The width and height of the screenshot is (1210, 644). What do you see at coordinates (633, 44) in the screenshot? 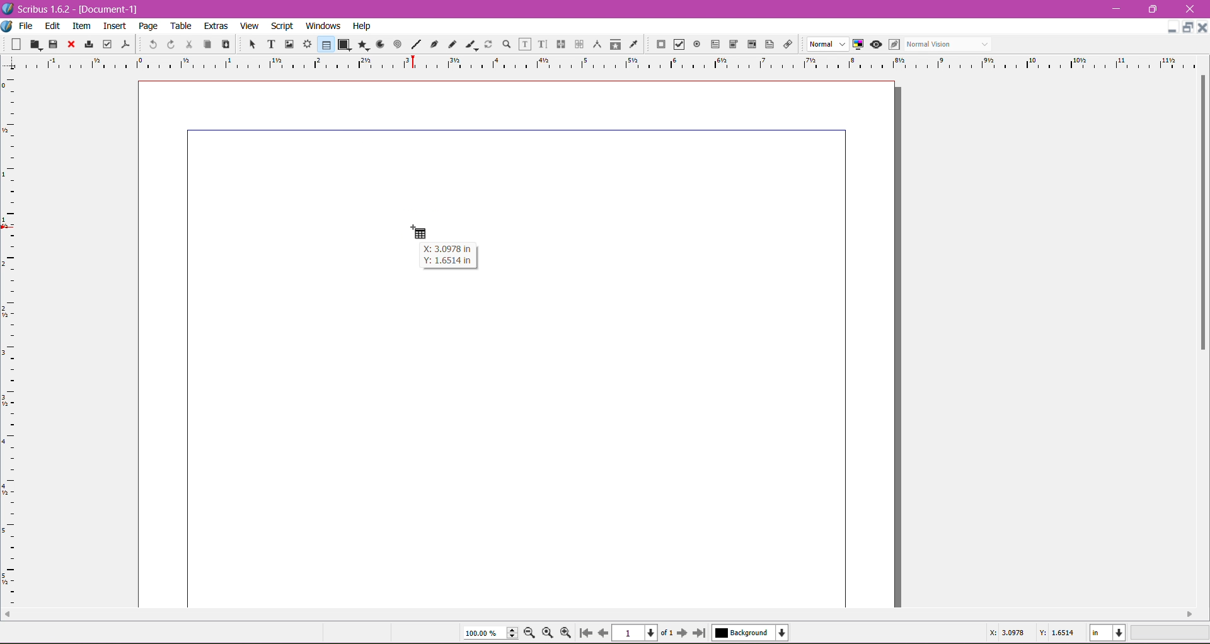
I see `Eye Dropper` at bounding box center [633, 44].